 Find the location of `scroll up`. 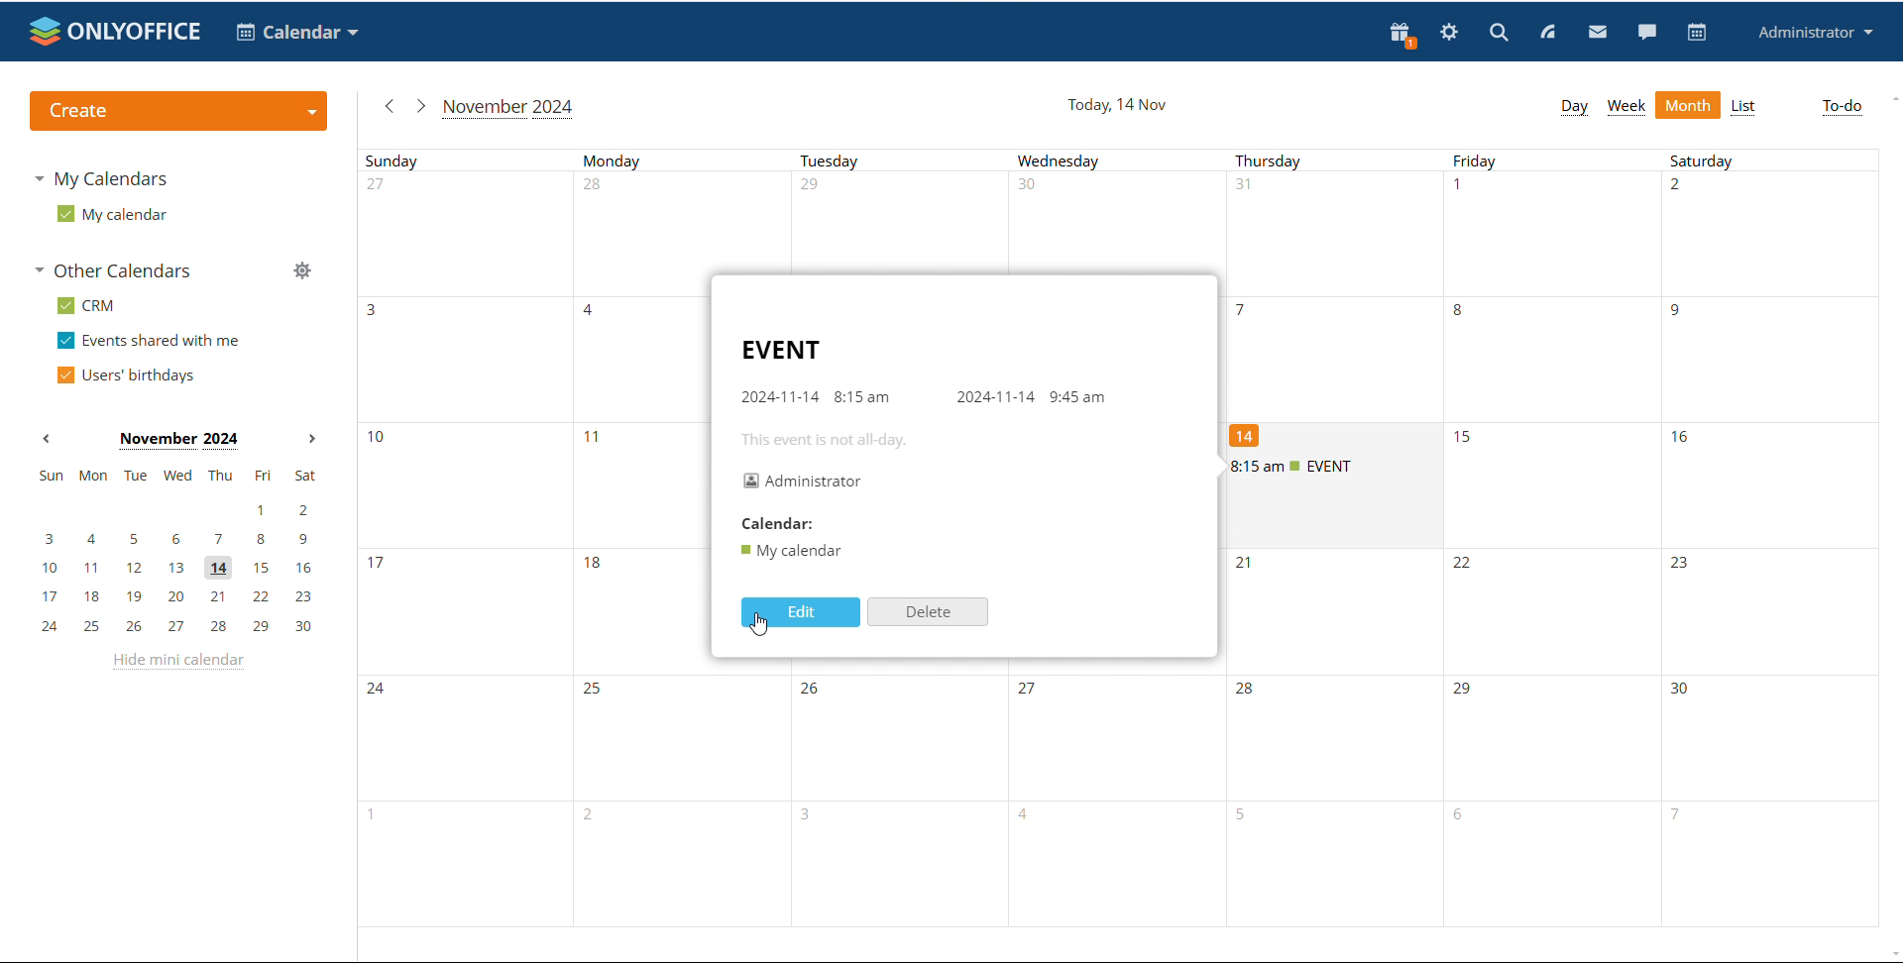

scroll up is located at coordinates (1891, 99).